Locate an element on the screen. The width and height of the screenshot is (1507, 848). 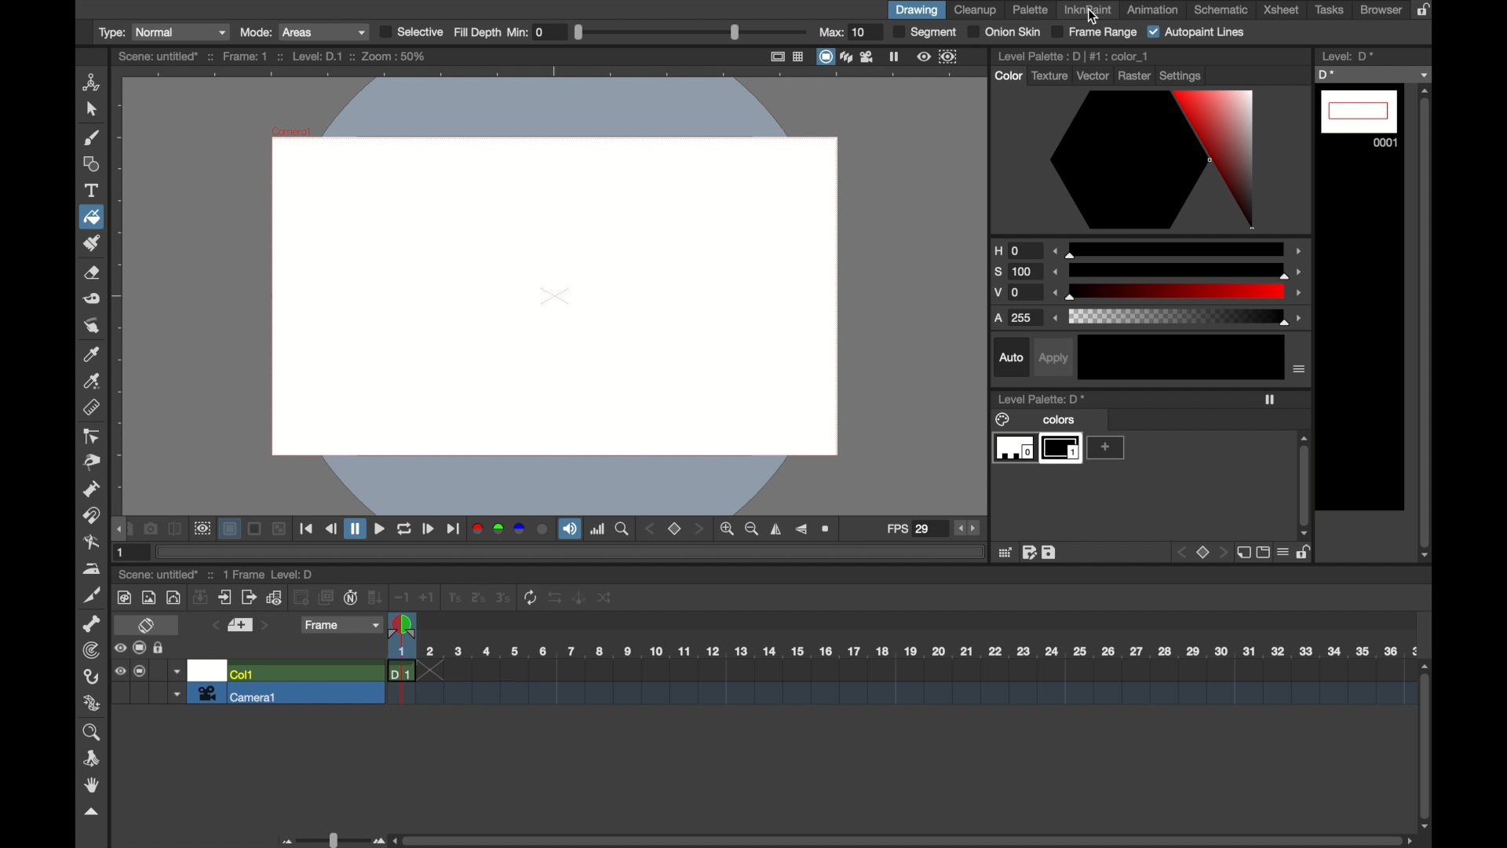
max is located at coordinates (842, 32).